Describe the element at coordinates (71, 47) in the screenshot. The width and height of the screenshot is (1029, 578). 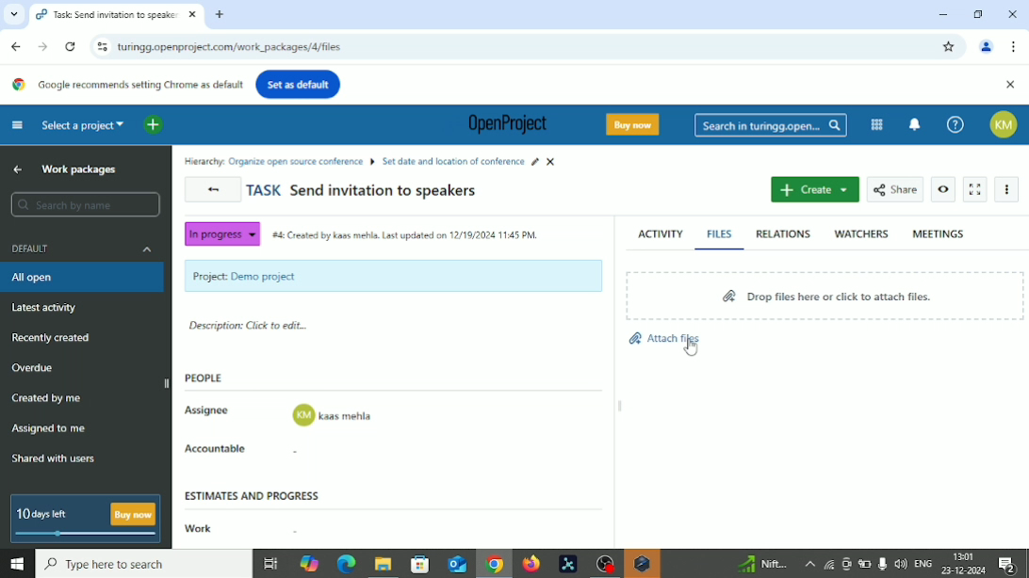
I see `Reload this page` at that location.